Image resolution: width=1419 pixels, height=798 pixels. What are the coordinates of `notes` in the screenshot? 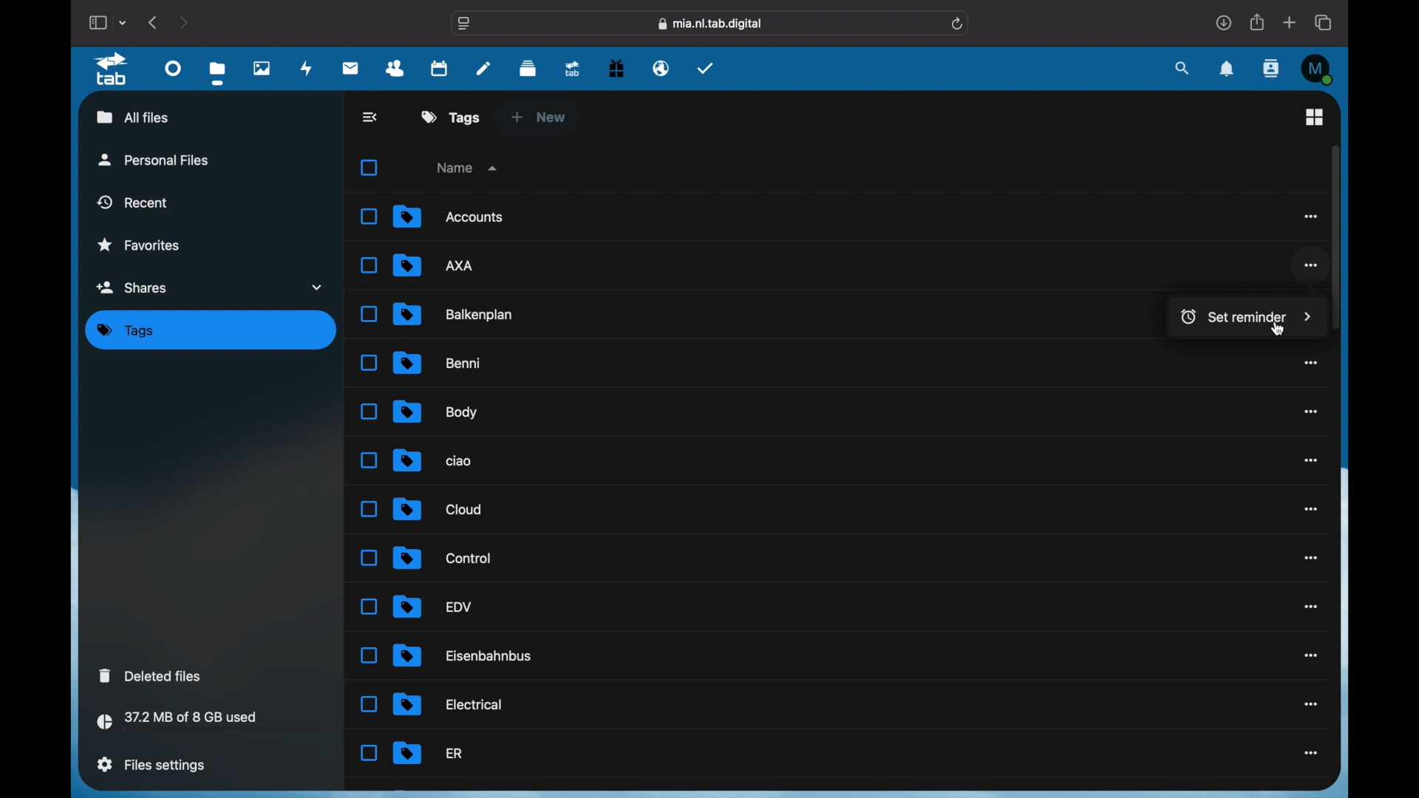 It's located at (483, 68).